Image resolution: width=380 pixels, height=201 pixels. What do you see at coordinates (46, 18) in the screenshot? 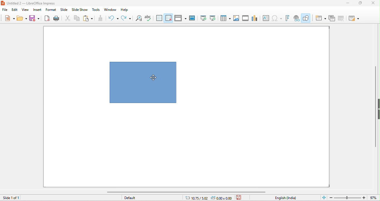
I see `export pdf` at bounding box center [46, 18].